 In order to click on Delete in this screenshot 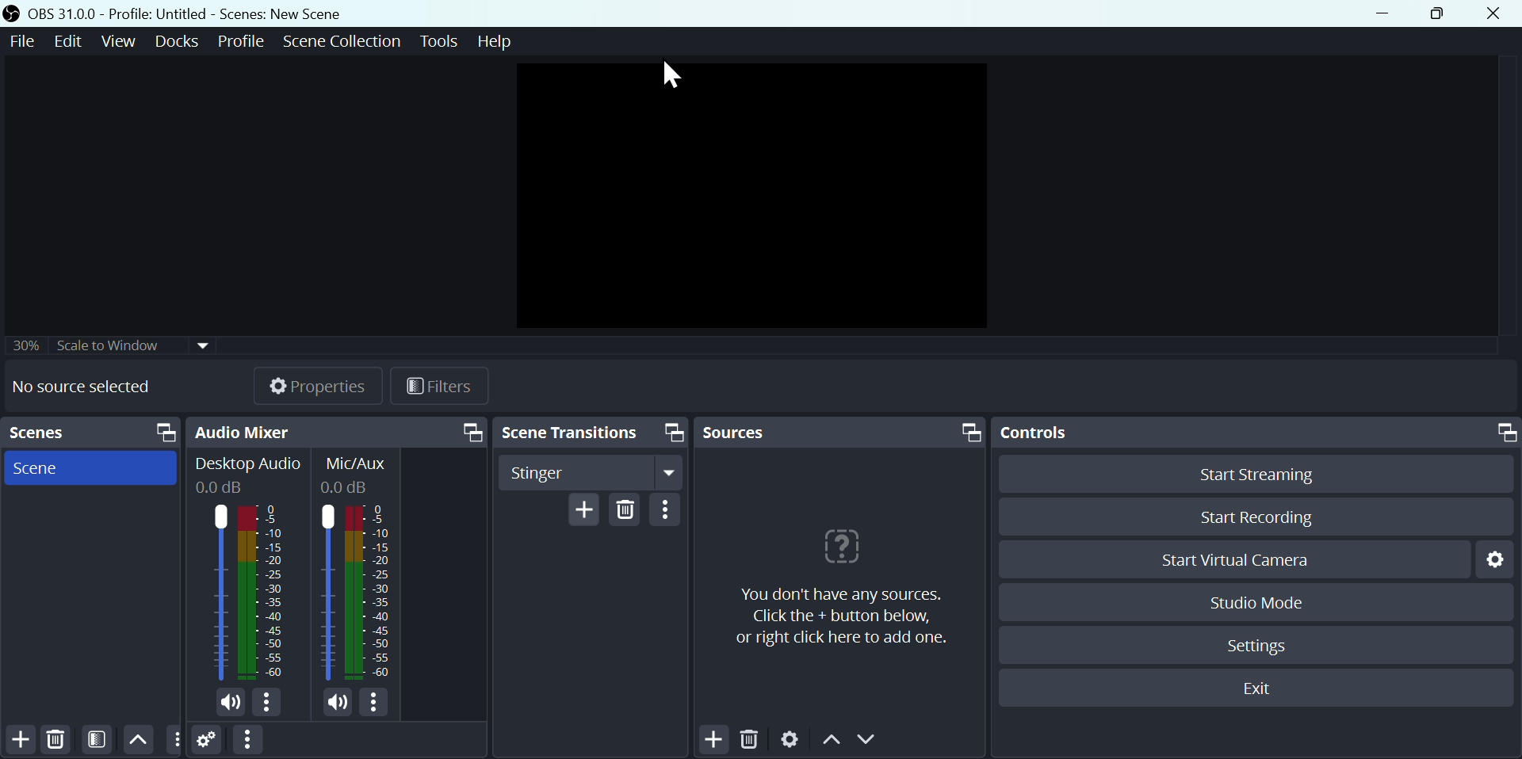, I will do `click(629, 509)`.